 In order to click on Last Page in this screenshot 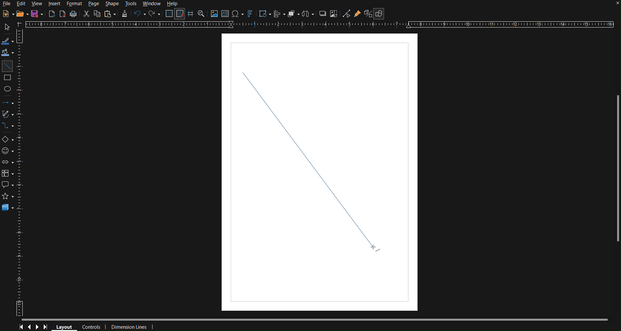, I will do `click(47, 327)`.